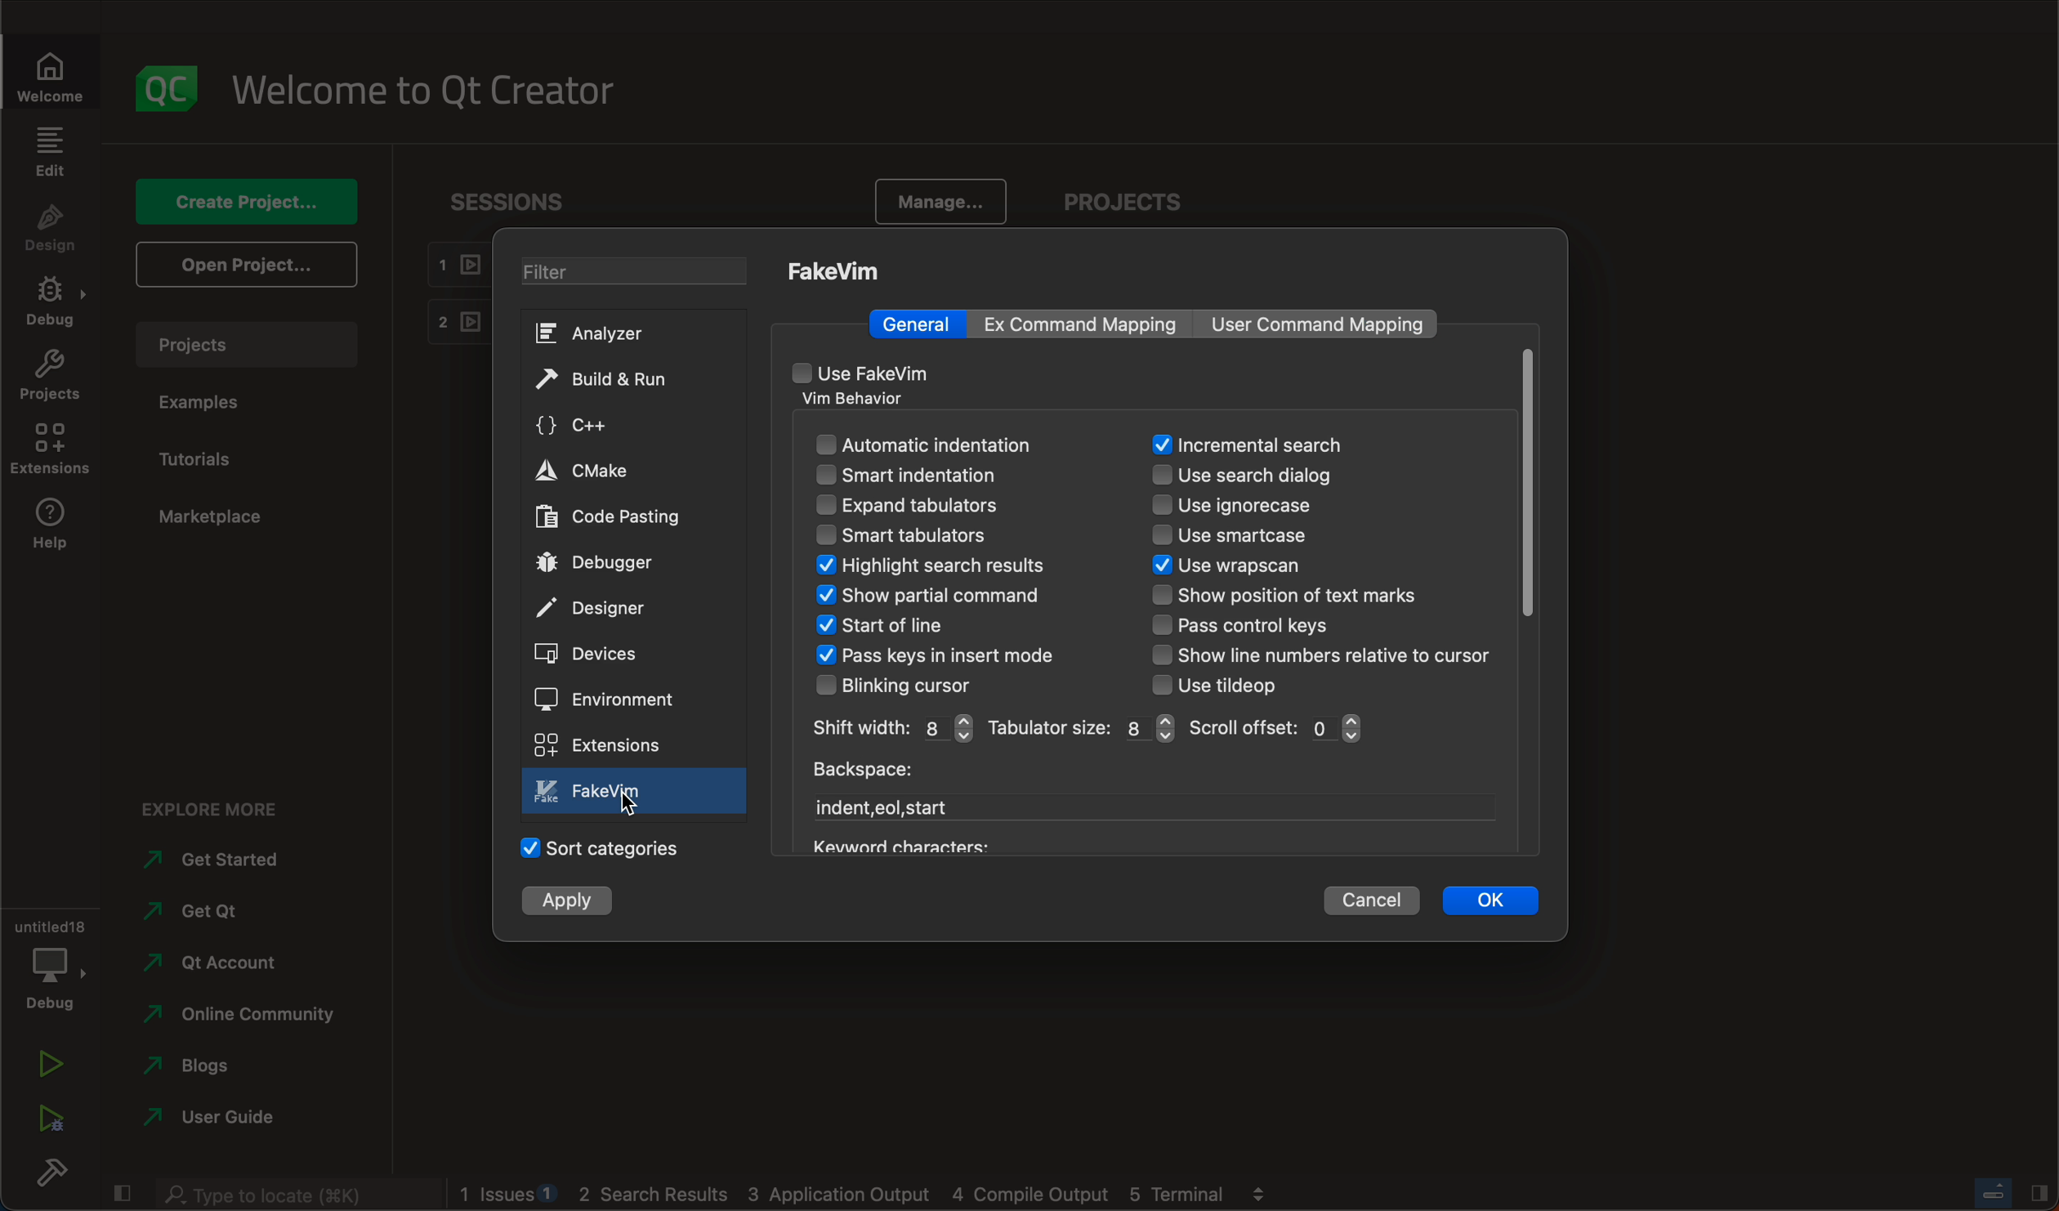  I want to click on vm behaviour , so click(861, 400).